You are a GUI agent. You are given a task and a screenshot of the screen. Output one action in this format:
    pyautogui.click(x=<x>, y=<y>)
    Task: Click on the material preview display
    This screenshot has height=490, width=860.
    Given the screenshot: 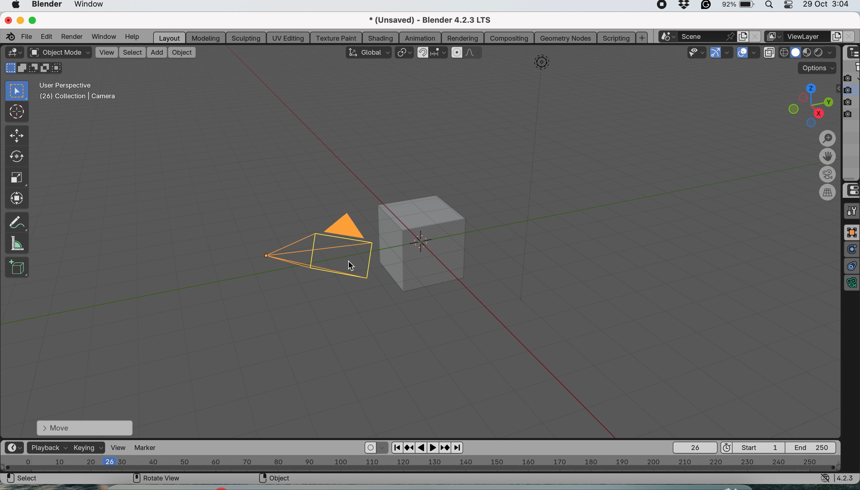 What is the action you would take?
    pyautogui.click(x=796, y=53)
    